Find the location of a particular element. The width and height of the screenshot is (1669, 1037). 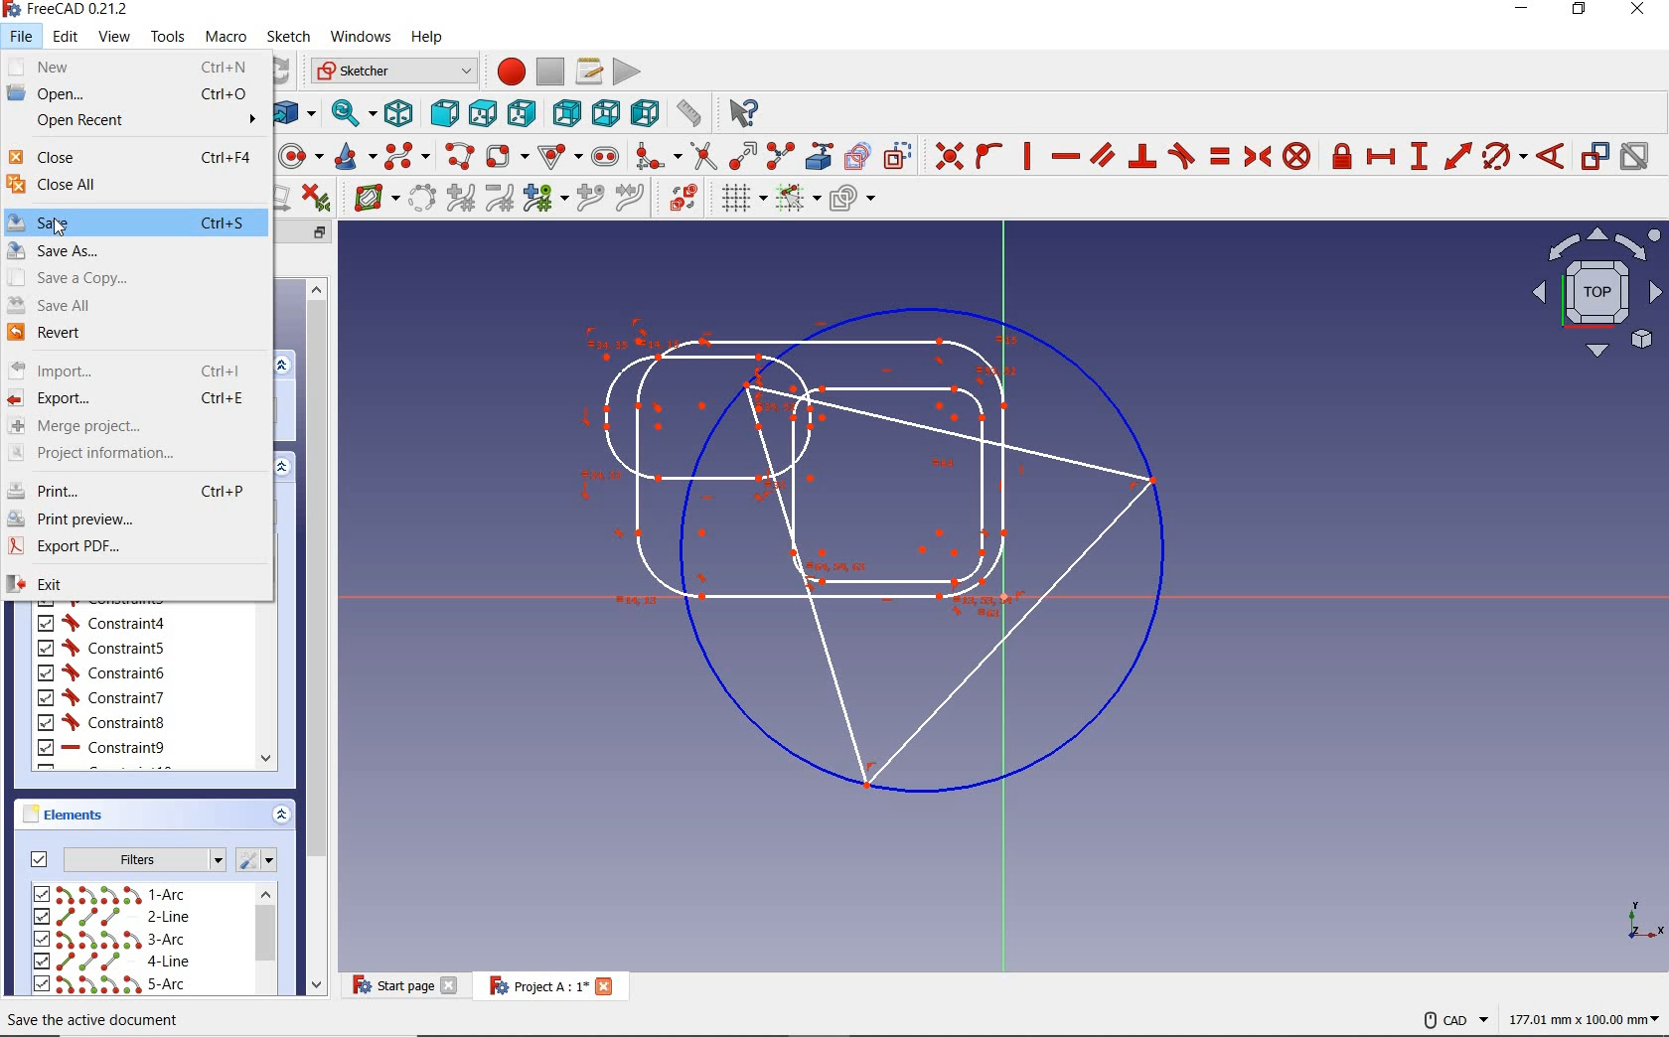

sync view is located at coordinates (352, 113).